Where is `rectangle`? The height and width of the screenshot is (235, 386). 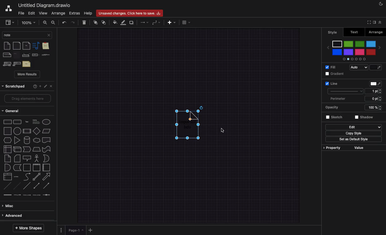
rectangle is located at coordinates (7, 123).